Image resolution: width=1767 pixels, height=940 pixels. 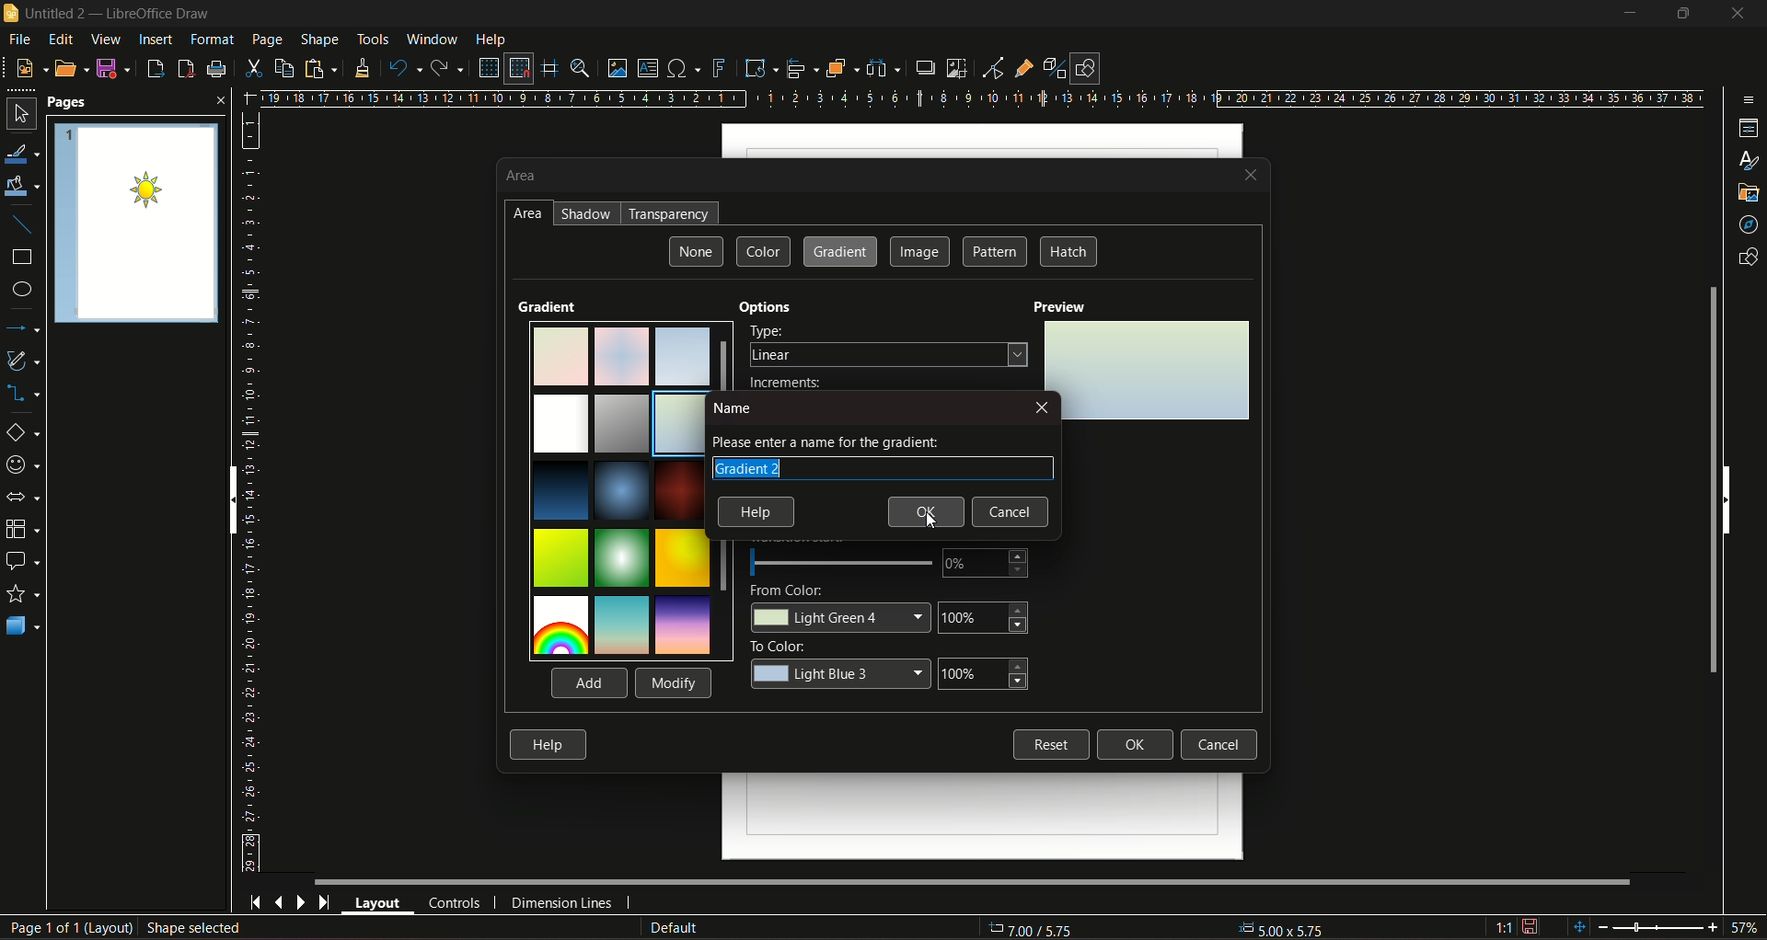 What do you see at coordinates (826, 441) in the screenshot?
I see `text` at bounding box center [826, 441].